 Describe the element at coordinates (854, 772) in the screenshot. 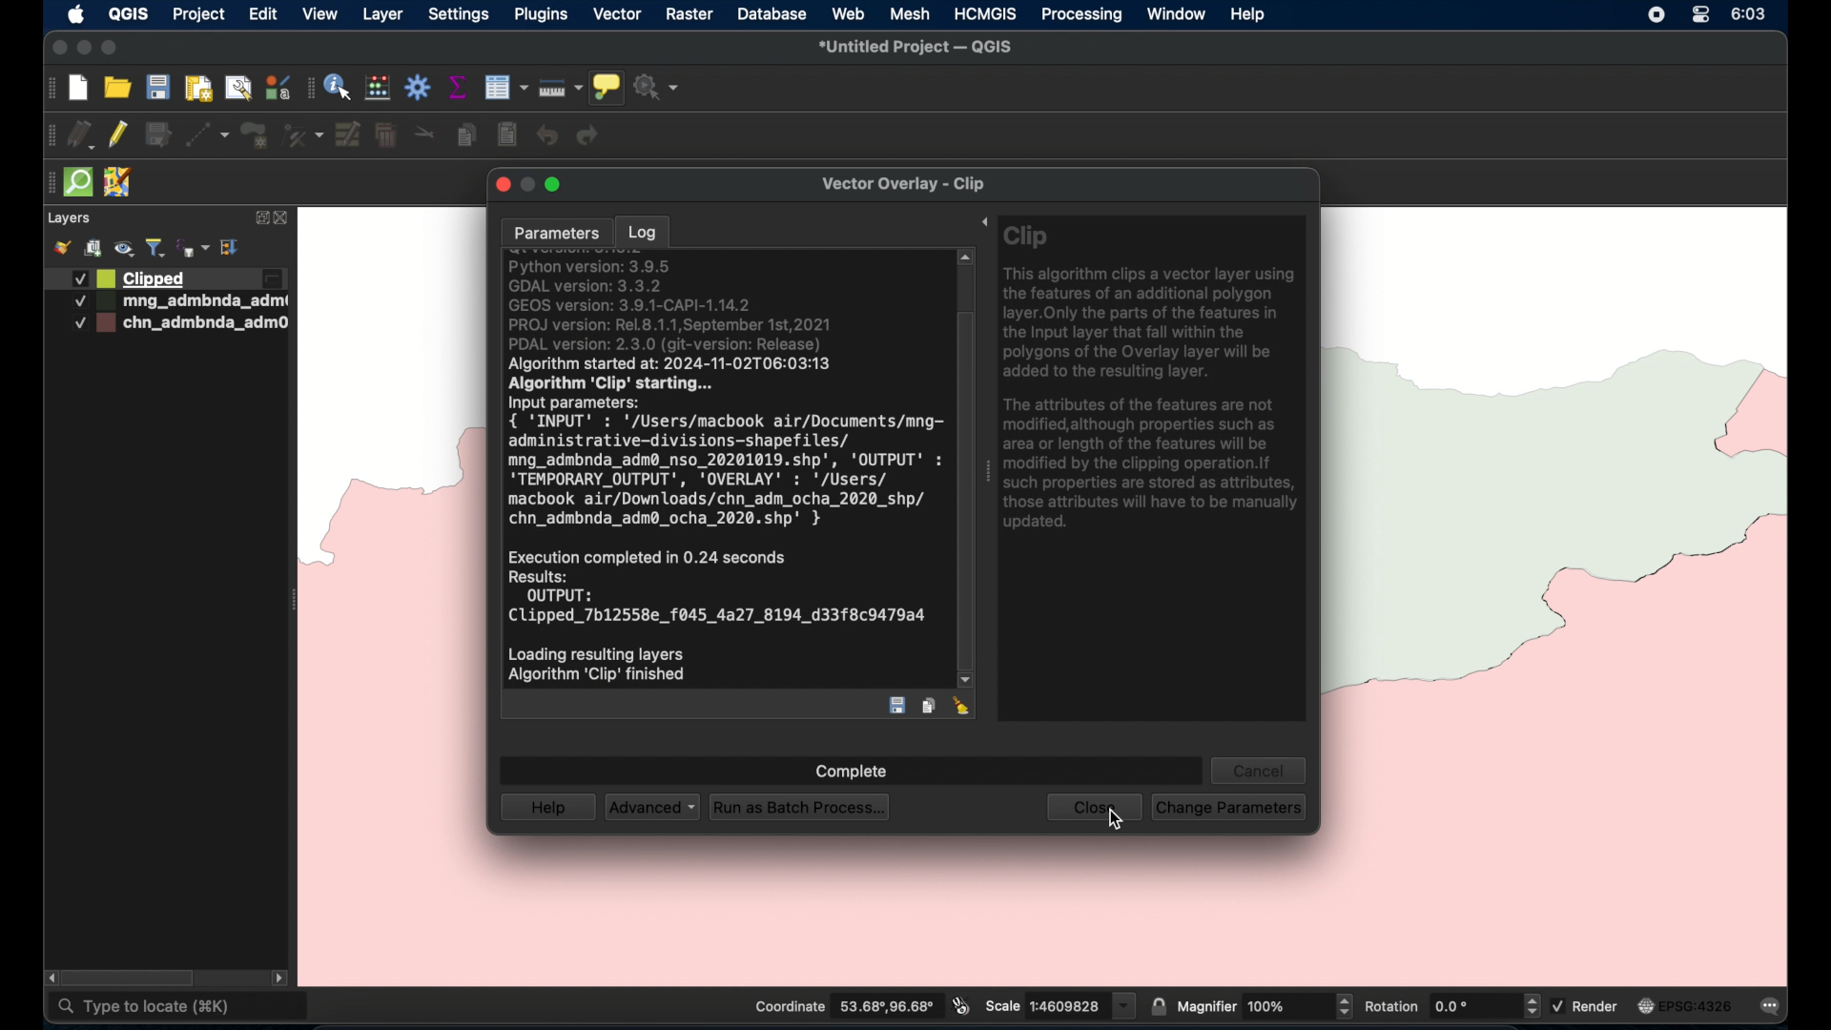

I see `complete` at that location.